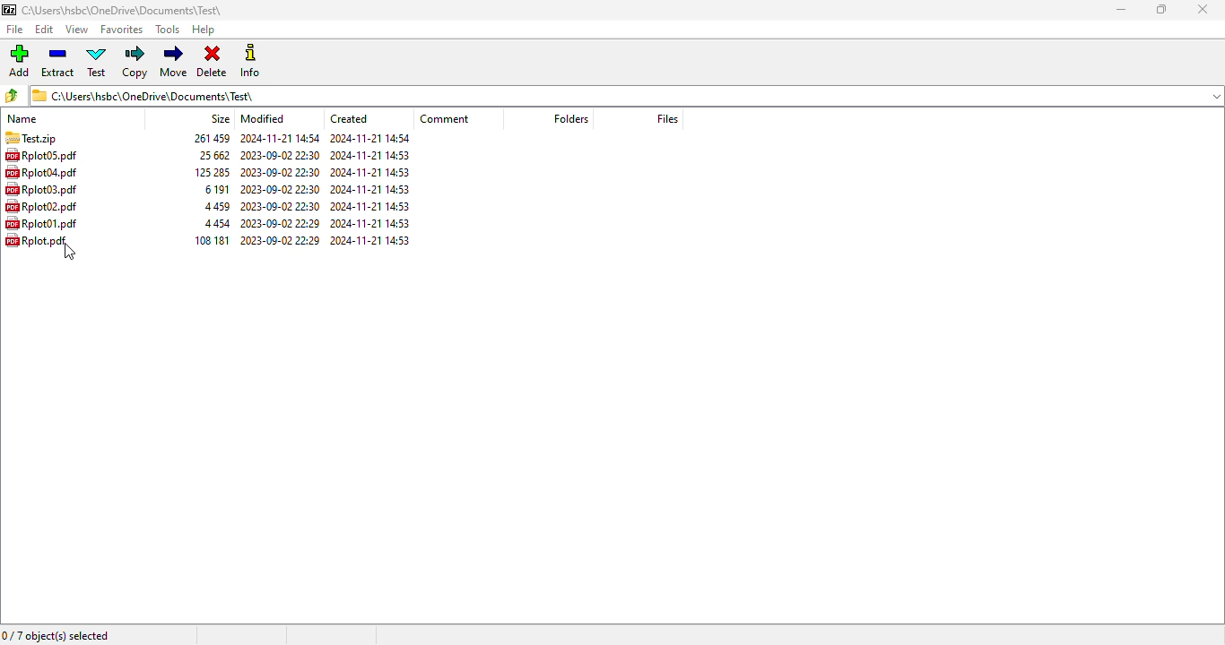 The image size is (1225, 645). Describe the element at coordinates (47, 171) in the screenshot. I see ` Rplot04,pdf` at that location.